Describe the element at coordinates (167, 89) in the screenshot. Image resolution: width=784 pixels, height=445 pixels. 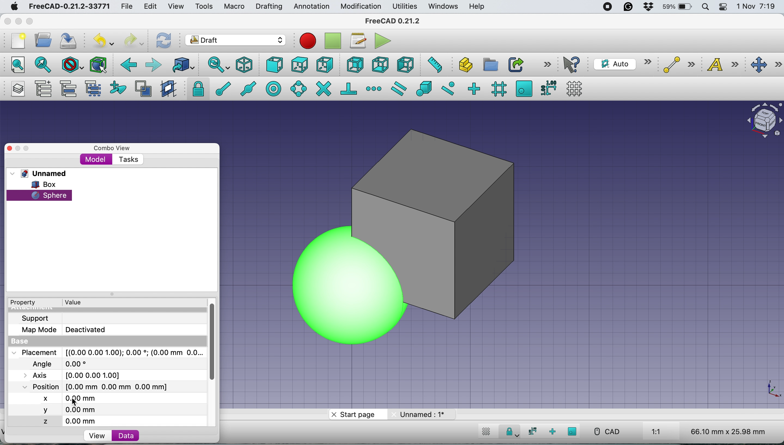
I see `change working plane proxy` at that location.